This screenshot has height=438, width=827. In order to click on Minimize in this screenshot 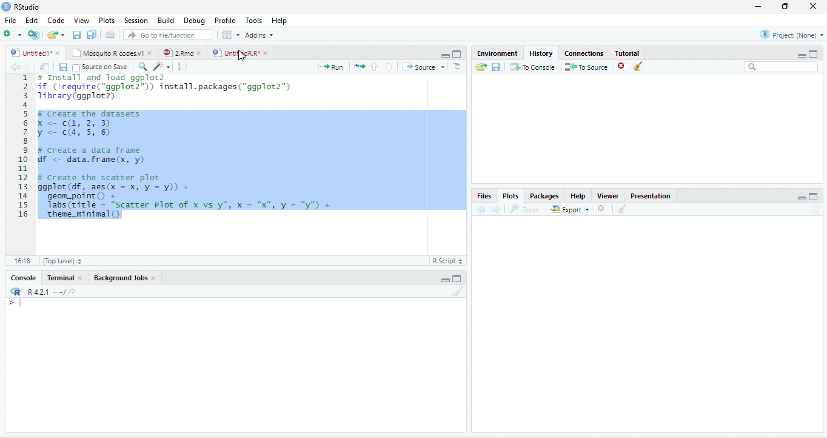, I will do `click(444, 280)`.